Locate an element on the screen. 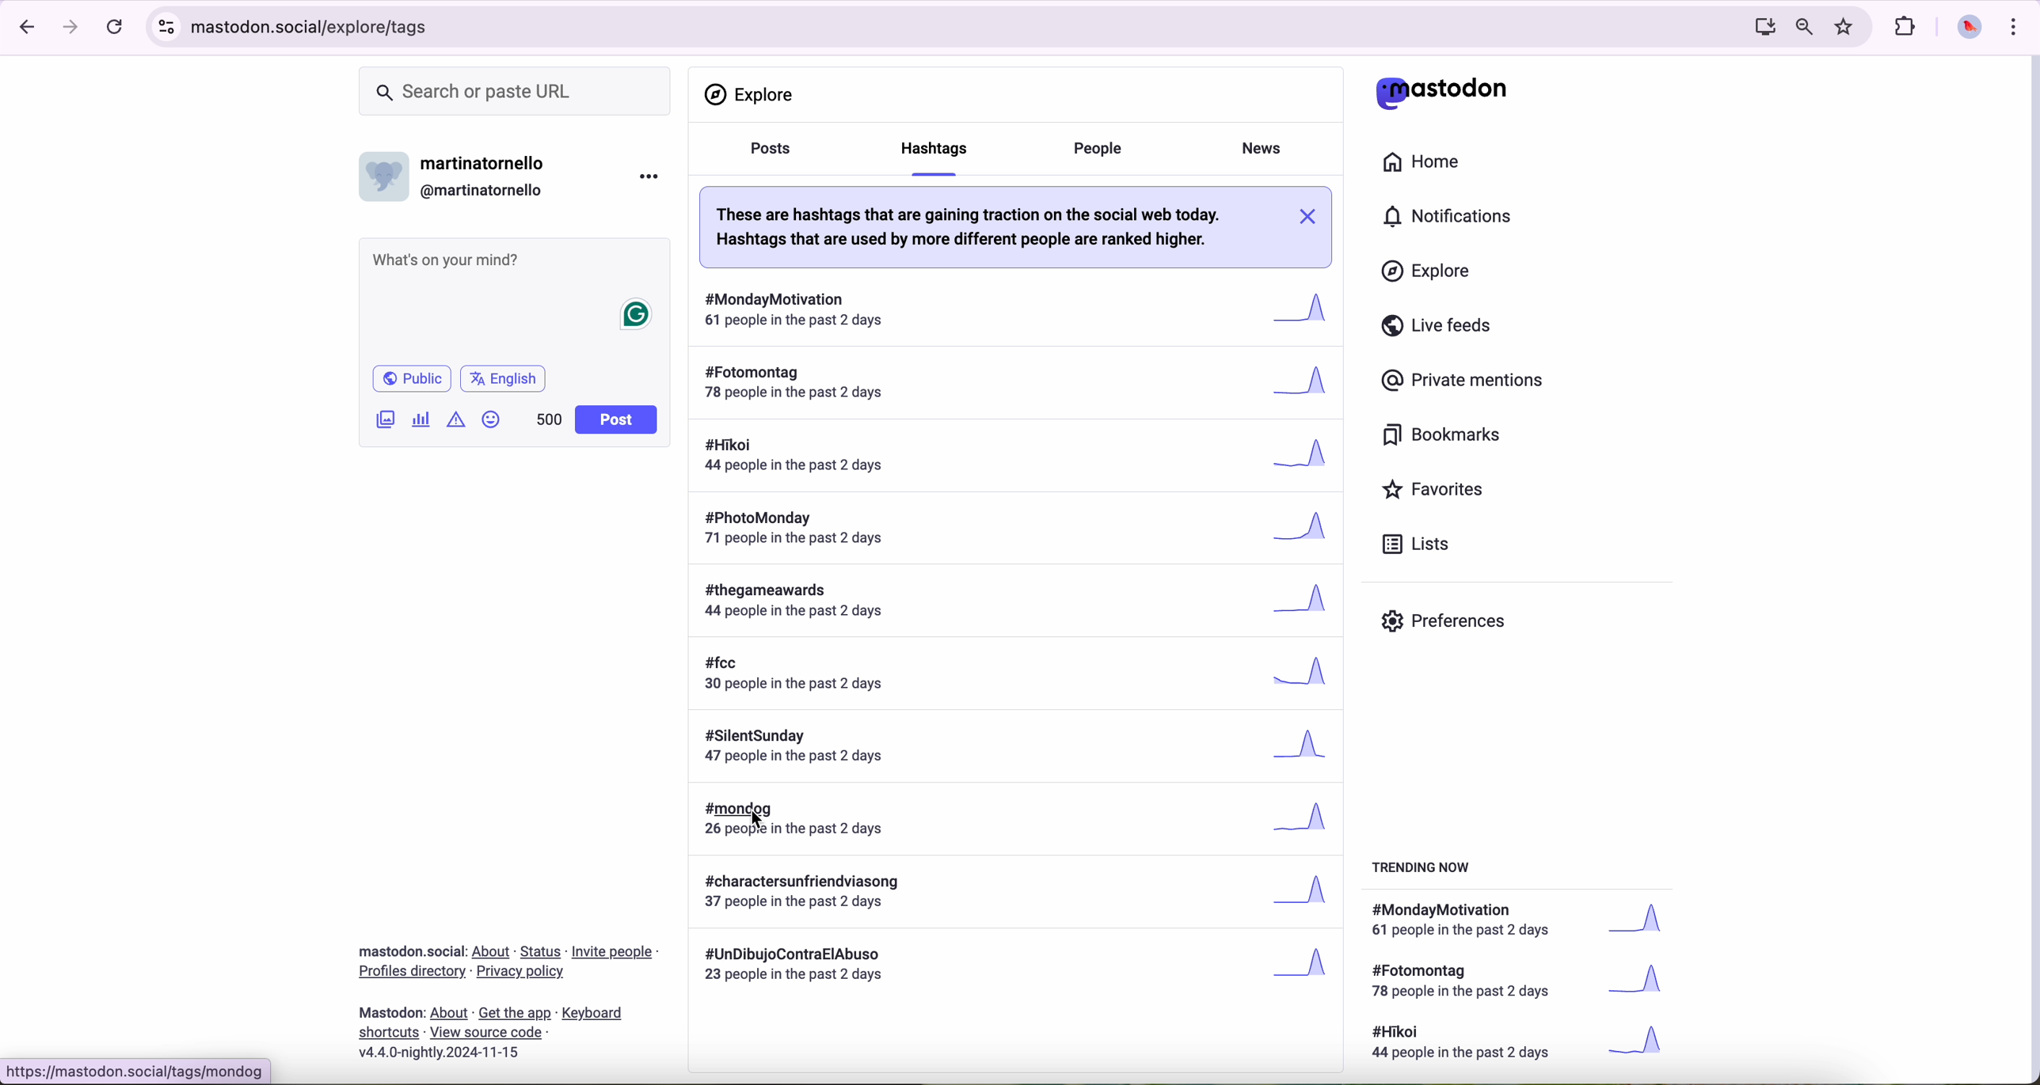 This screenshot has width=2040, height=1085. #thegameawards is located at coordinates (1020, 603).